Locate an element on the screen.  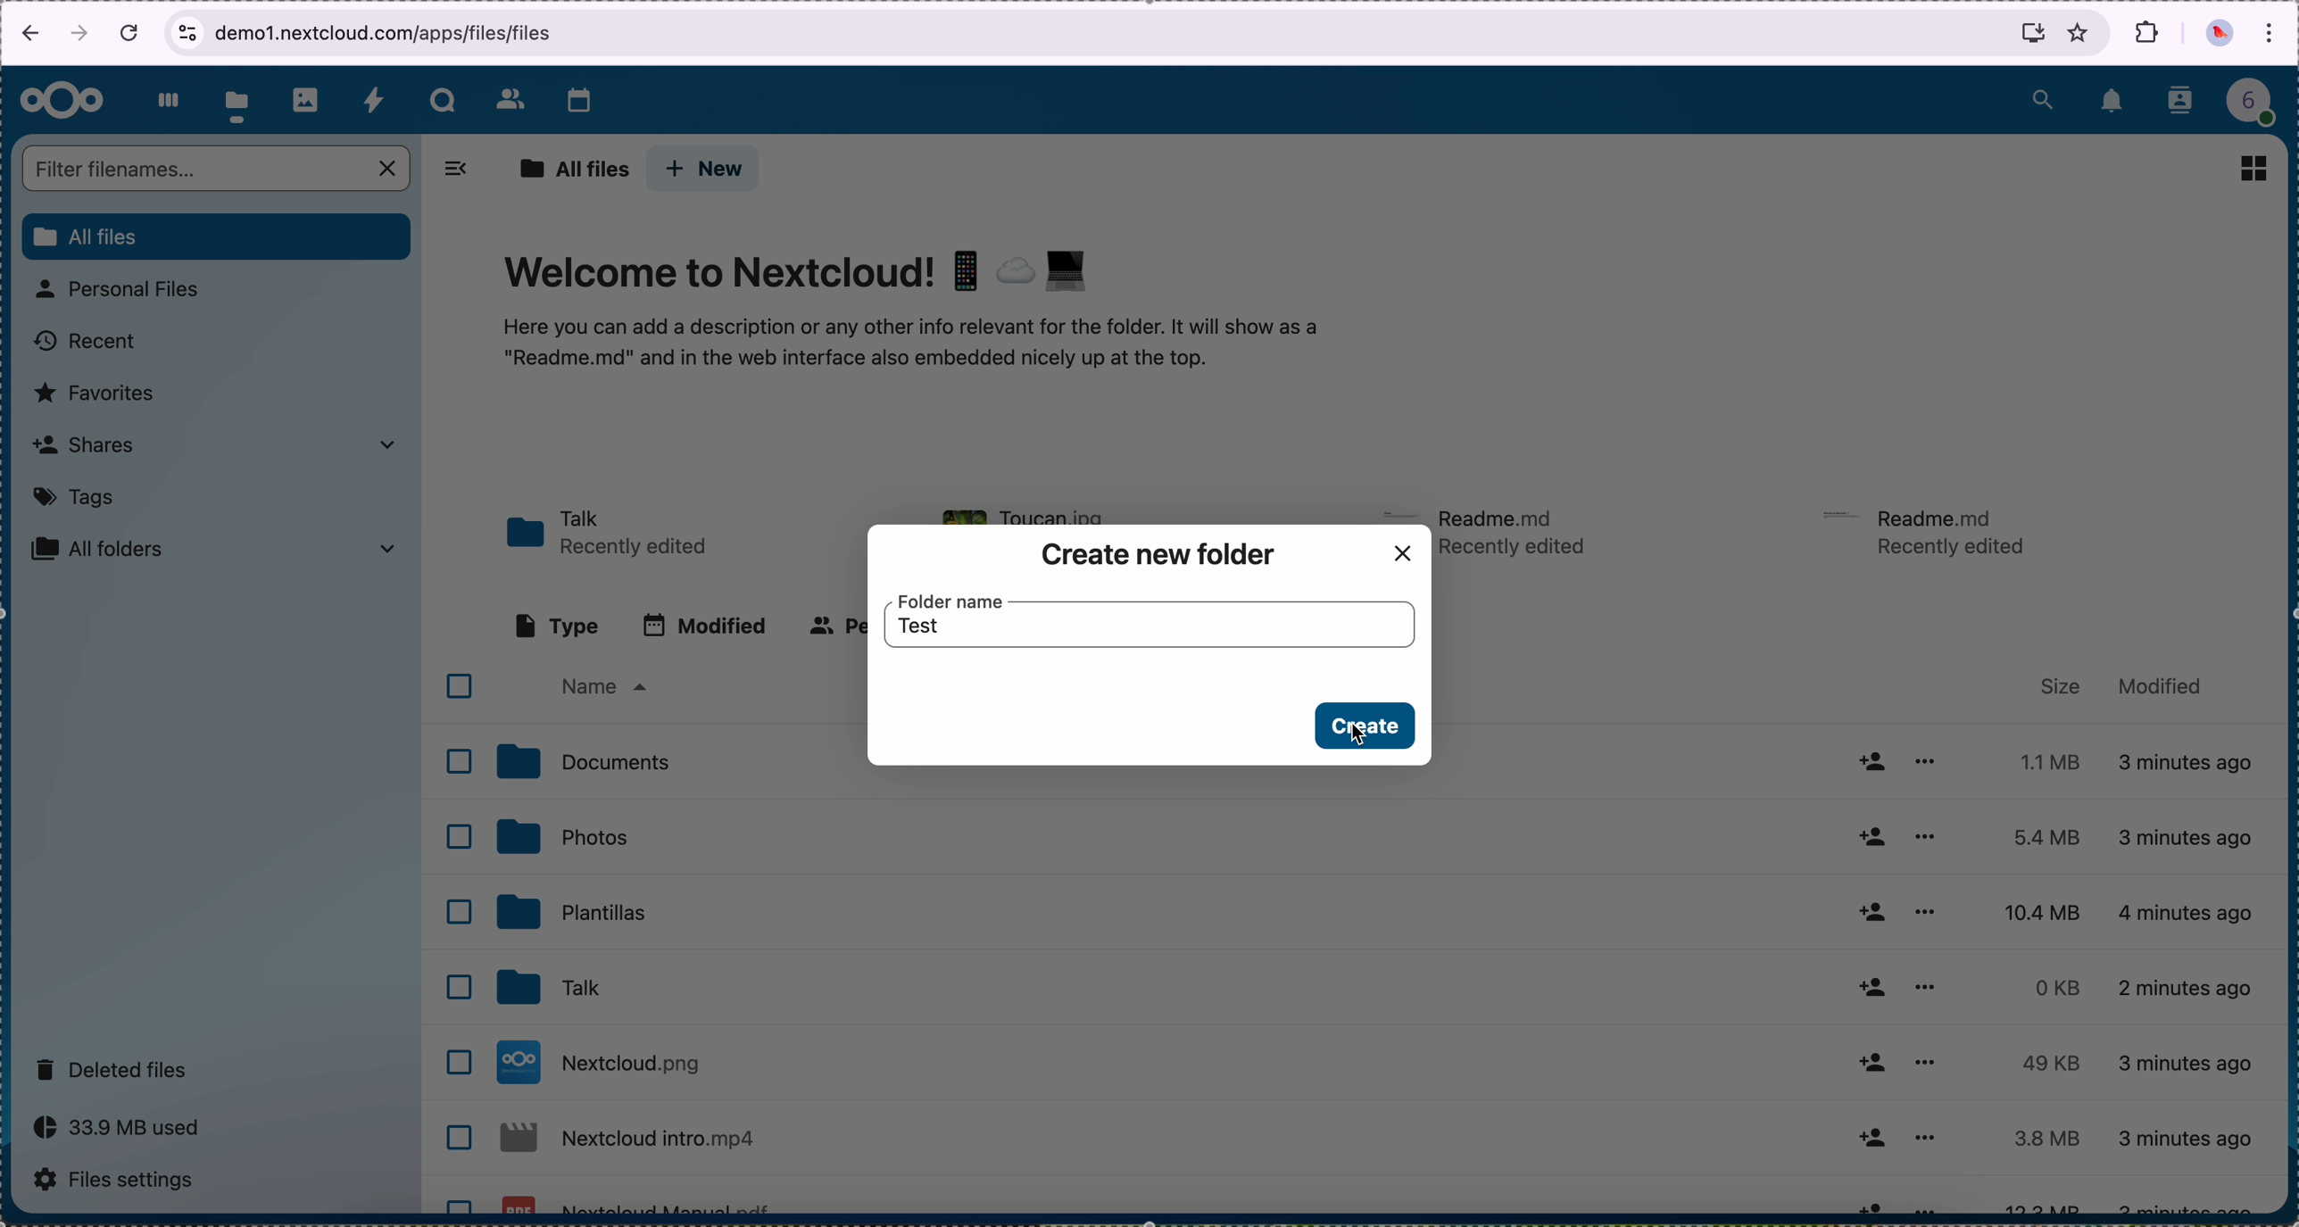
more options is located at coordinates (1932, 1205).